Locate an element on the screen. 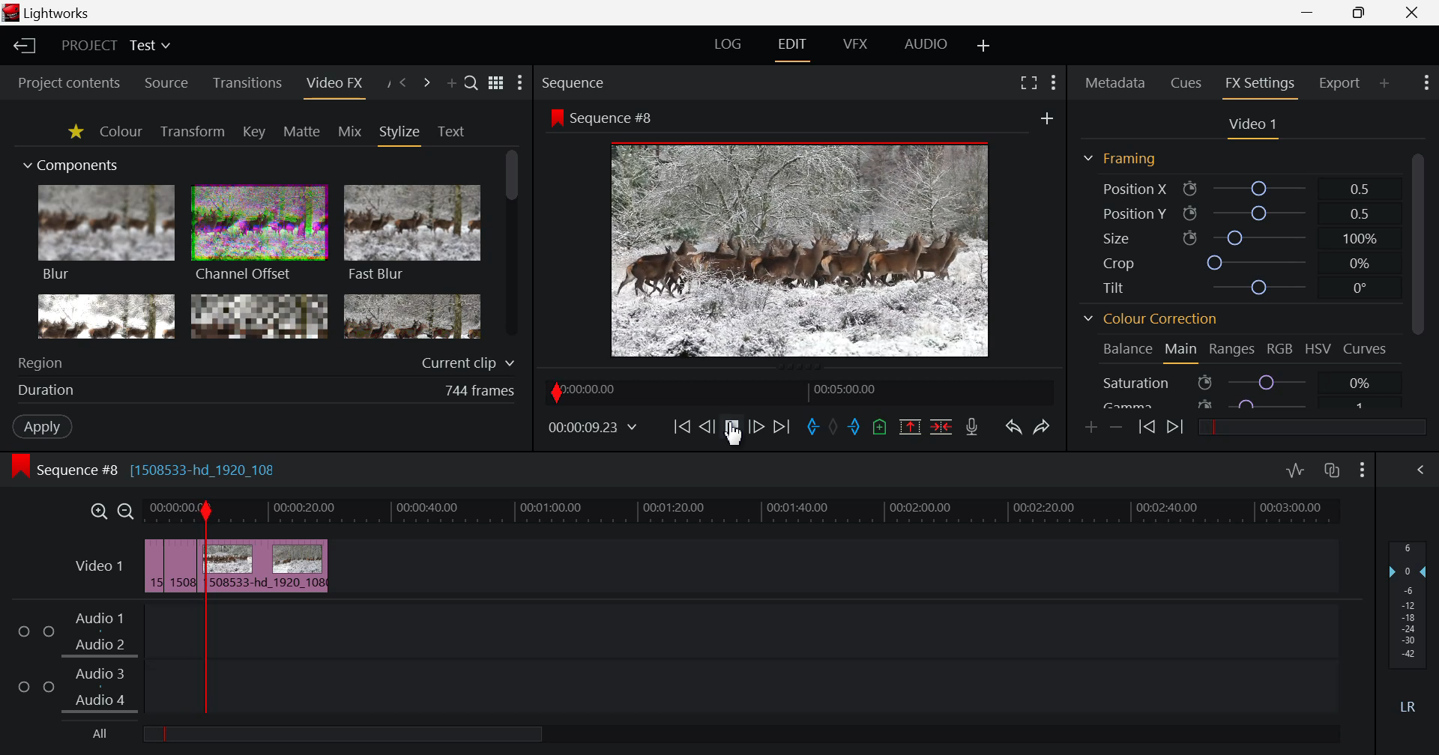 This screenshot has height=755, width=1439. Previous keyframe is located at coordinates (1145, 428).